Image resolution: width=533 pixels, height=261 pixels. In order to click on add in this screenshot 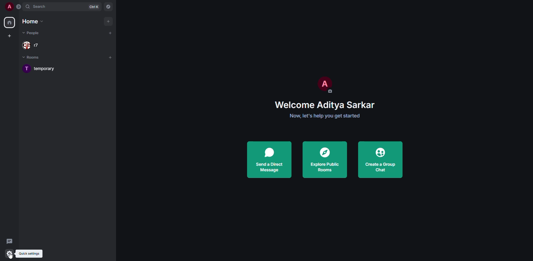, I will do `click(112, 32)`.